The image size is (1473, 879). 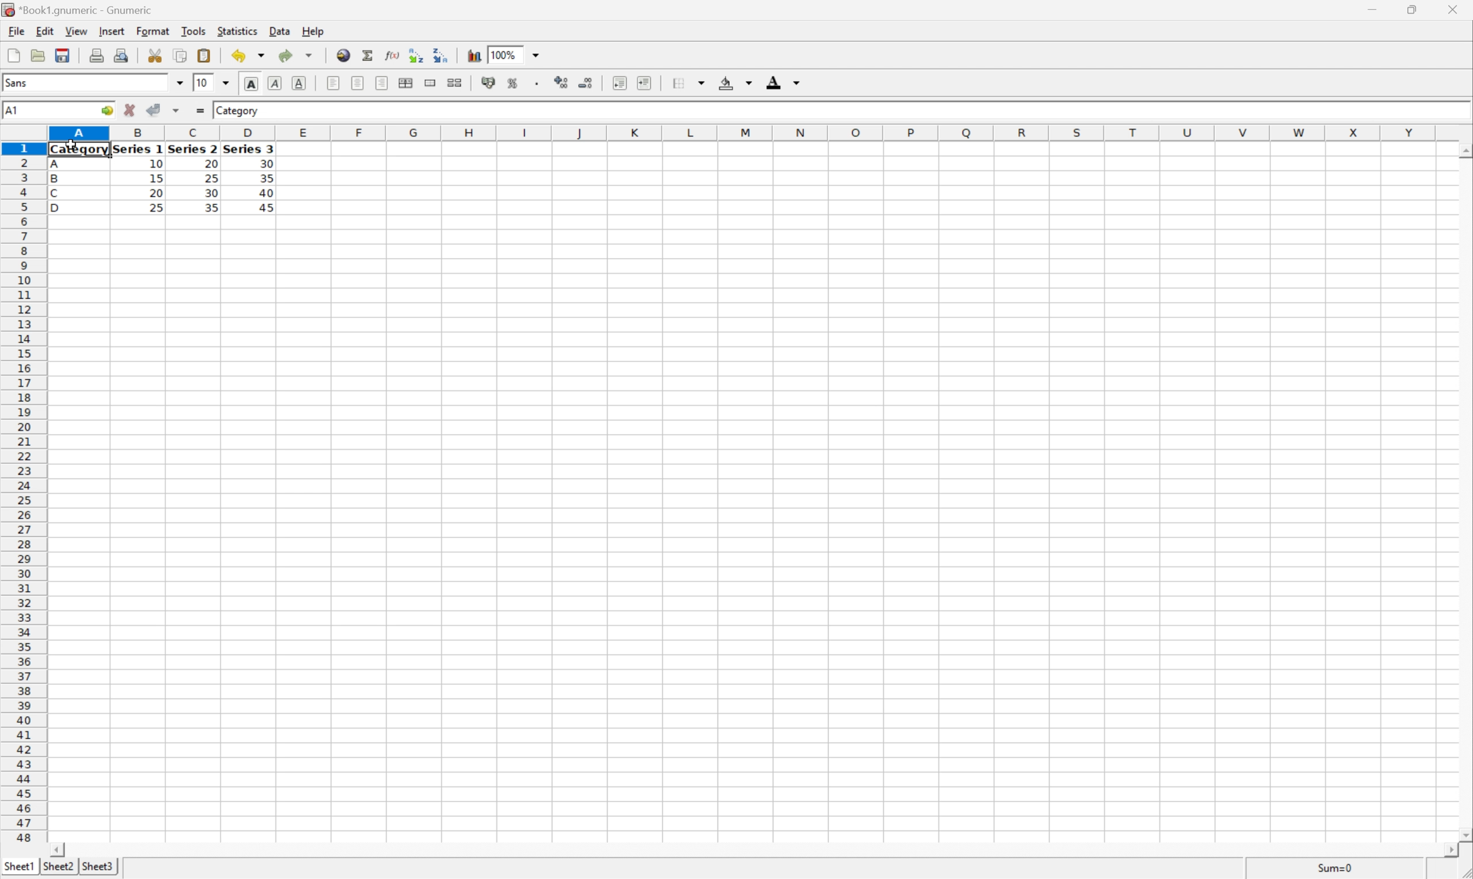 I want to click on Category, so click(x=79, y=150).